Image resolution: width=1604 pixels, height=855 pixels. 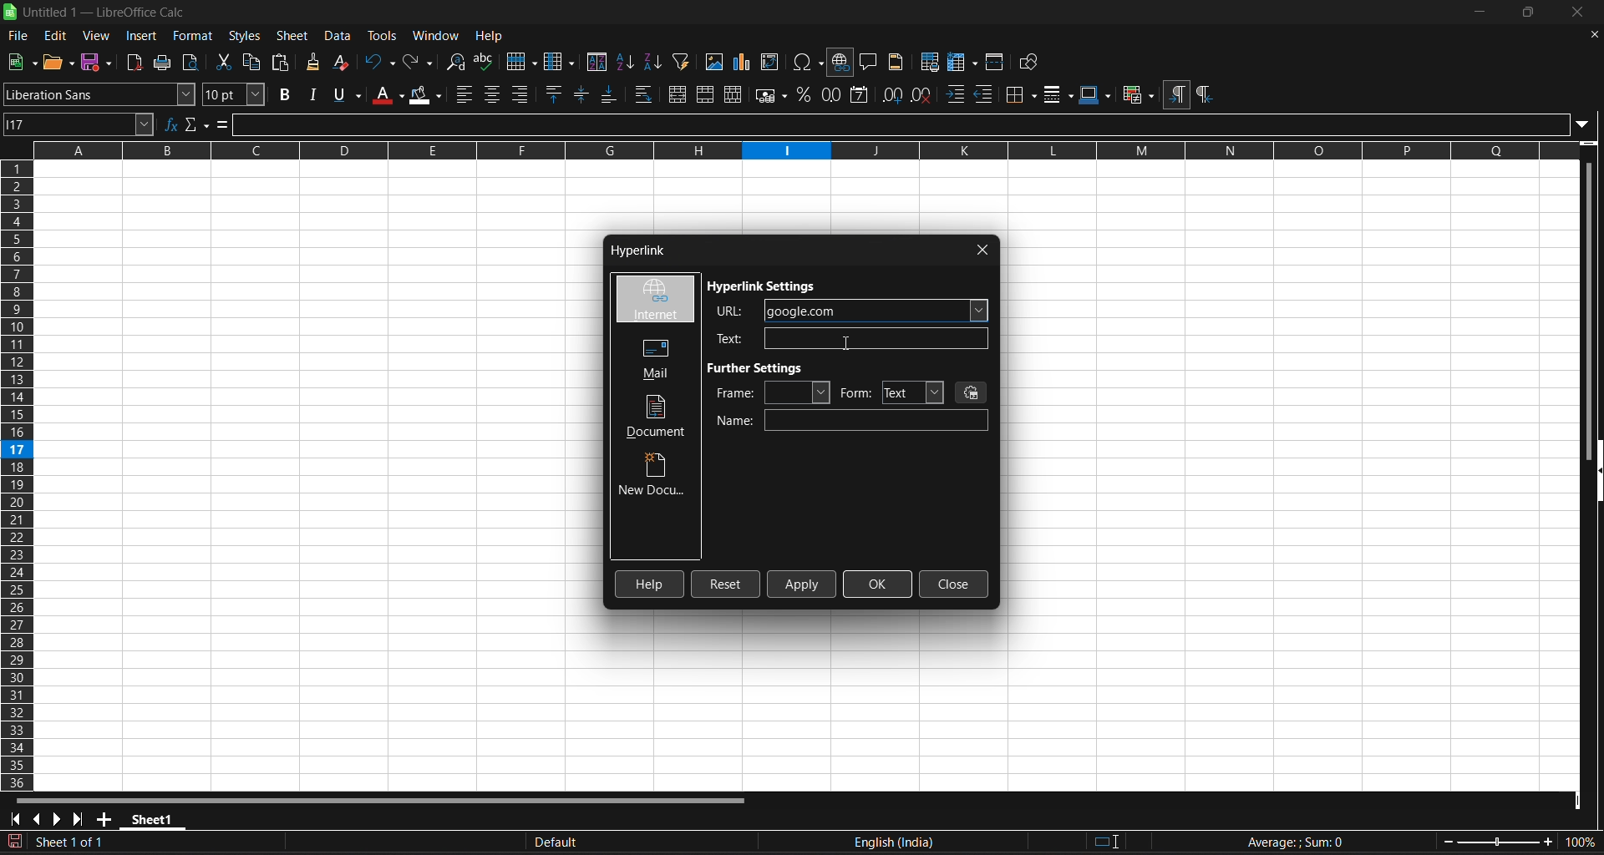 What do you see at coordinates (438, 33) in the screenshot?
I see `window` at bounding box center [438, 33].